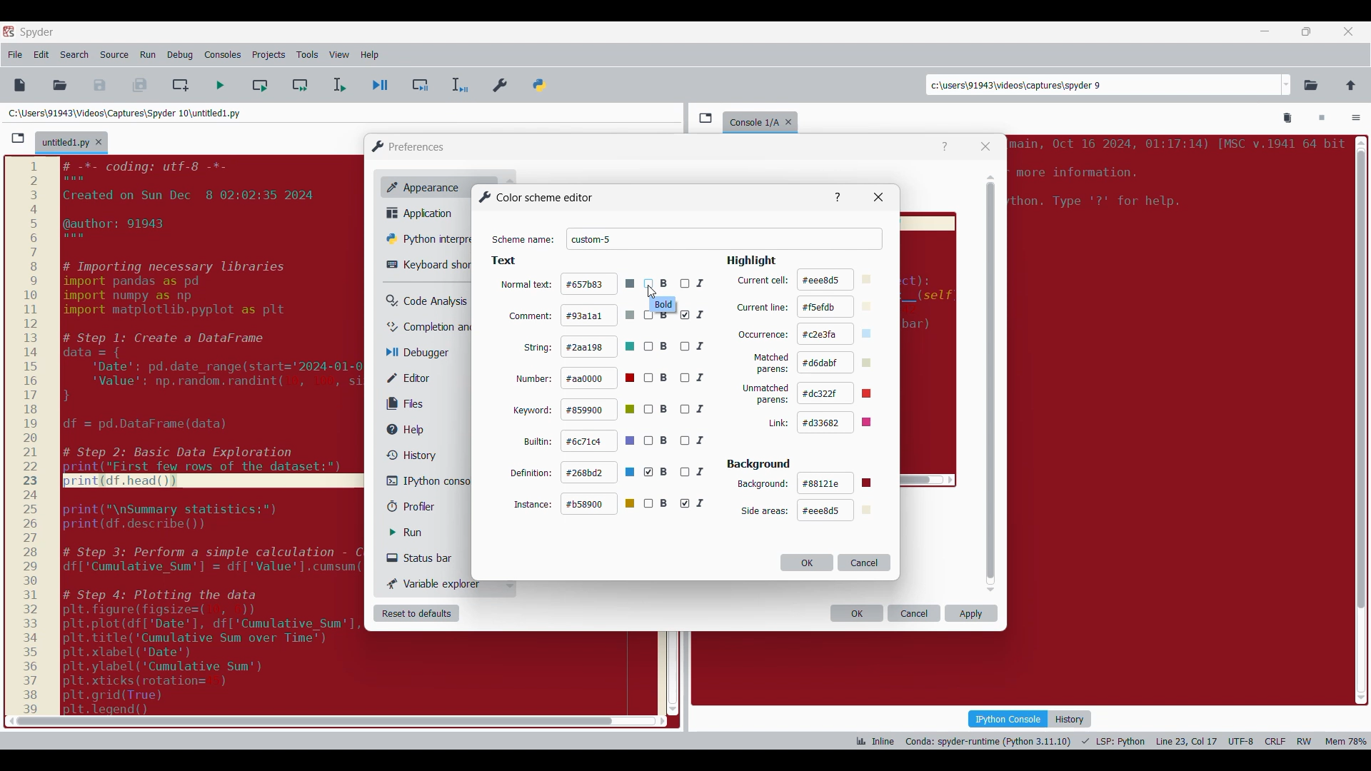 The height and width of the screenshot is (771, 1371). I want to click on scroll bar, so click(1359, 416).